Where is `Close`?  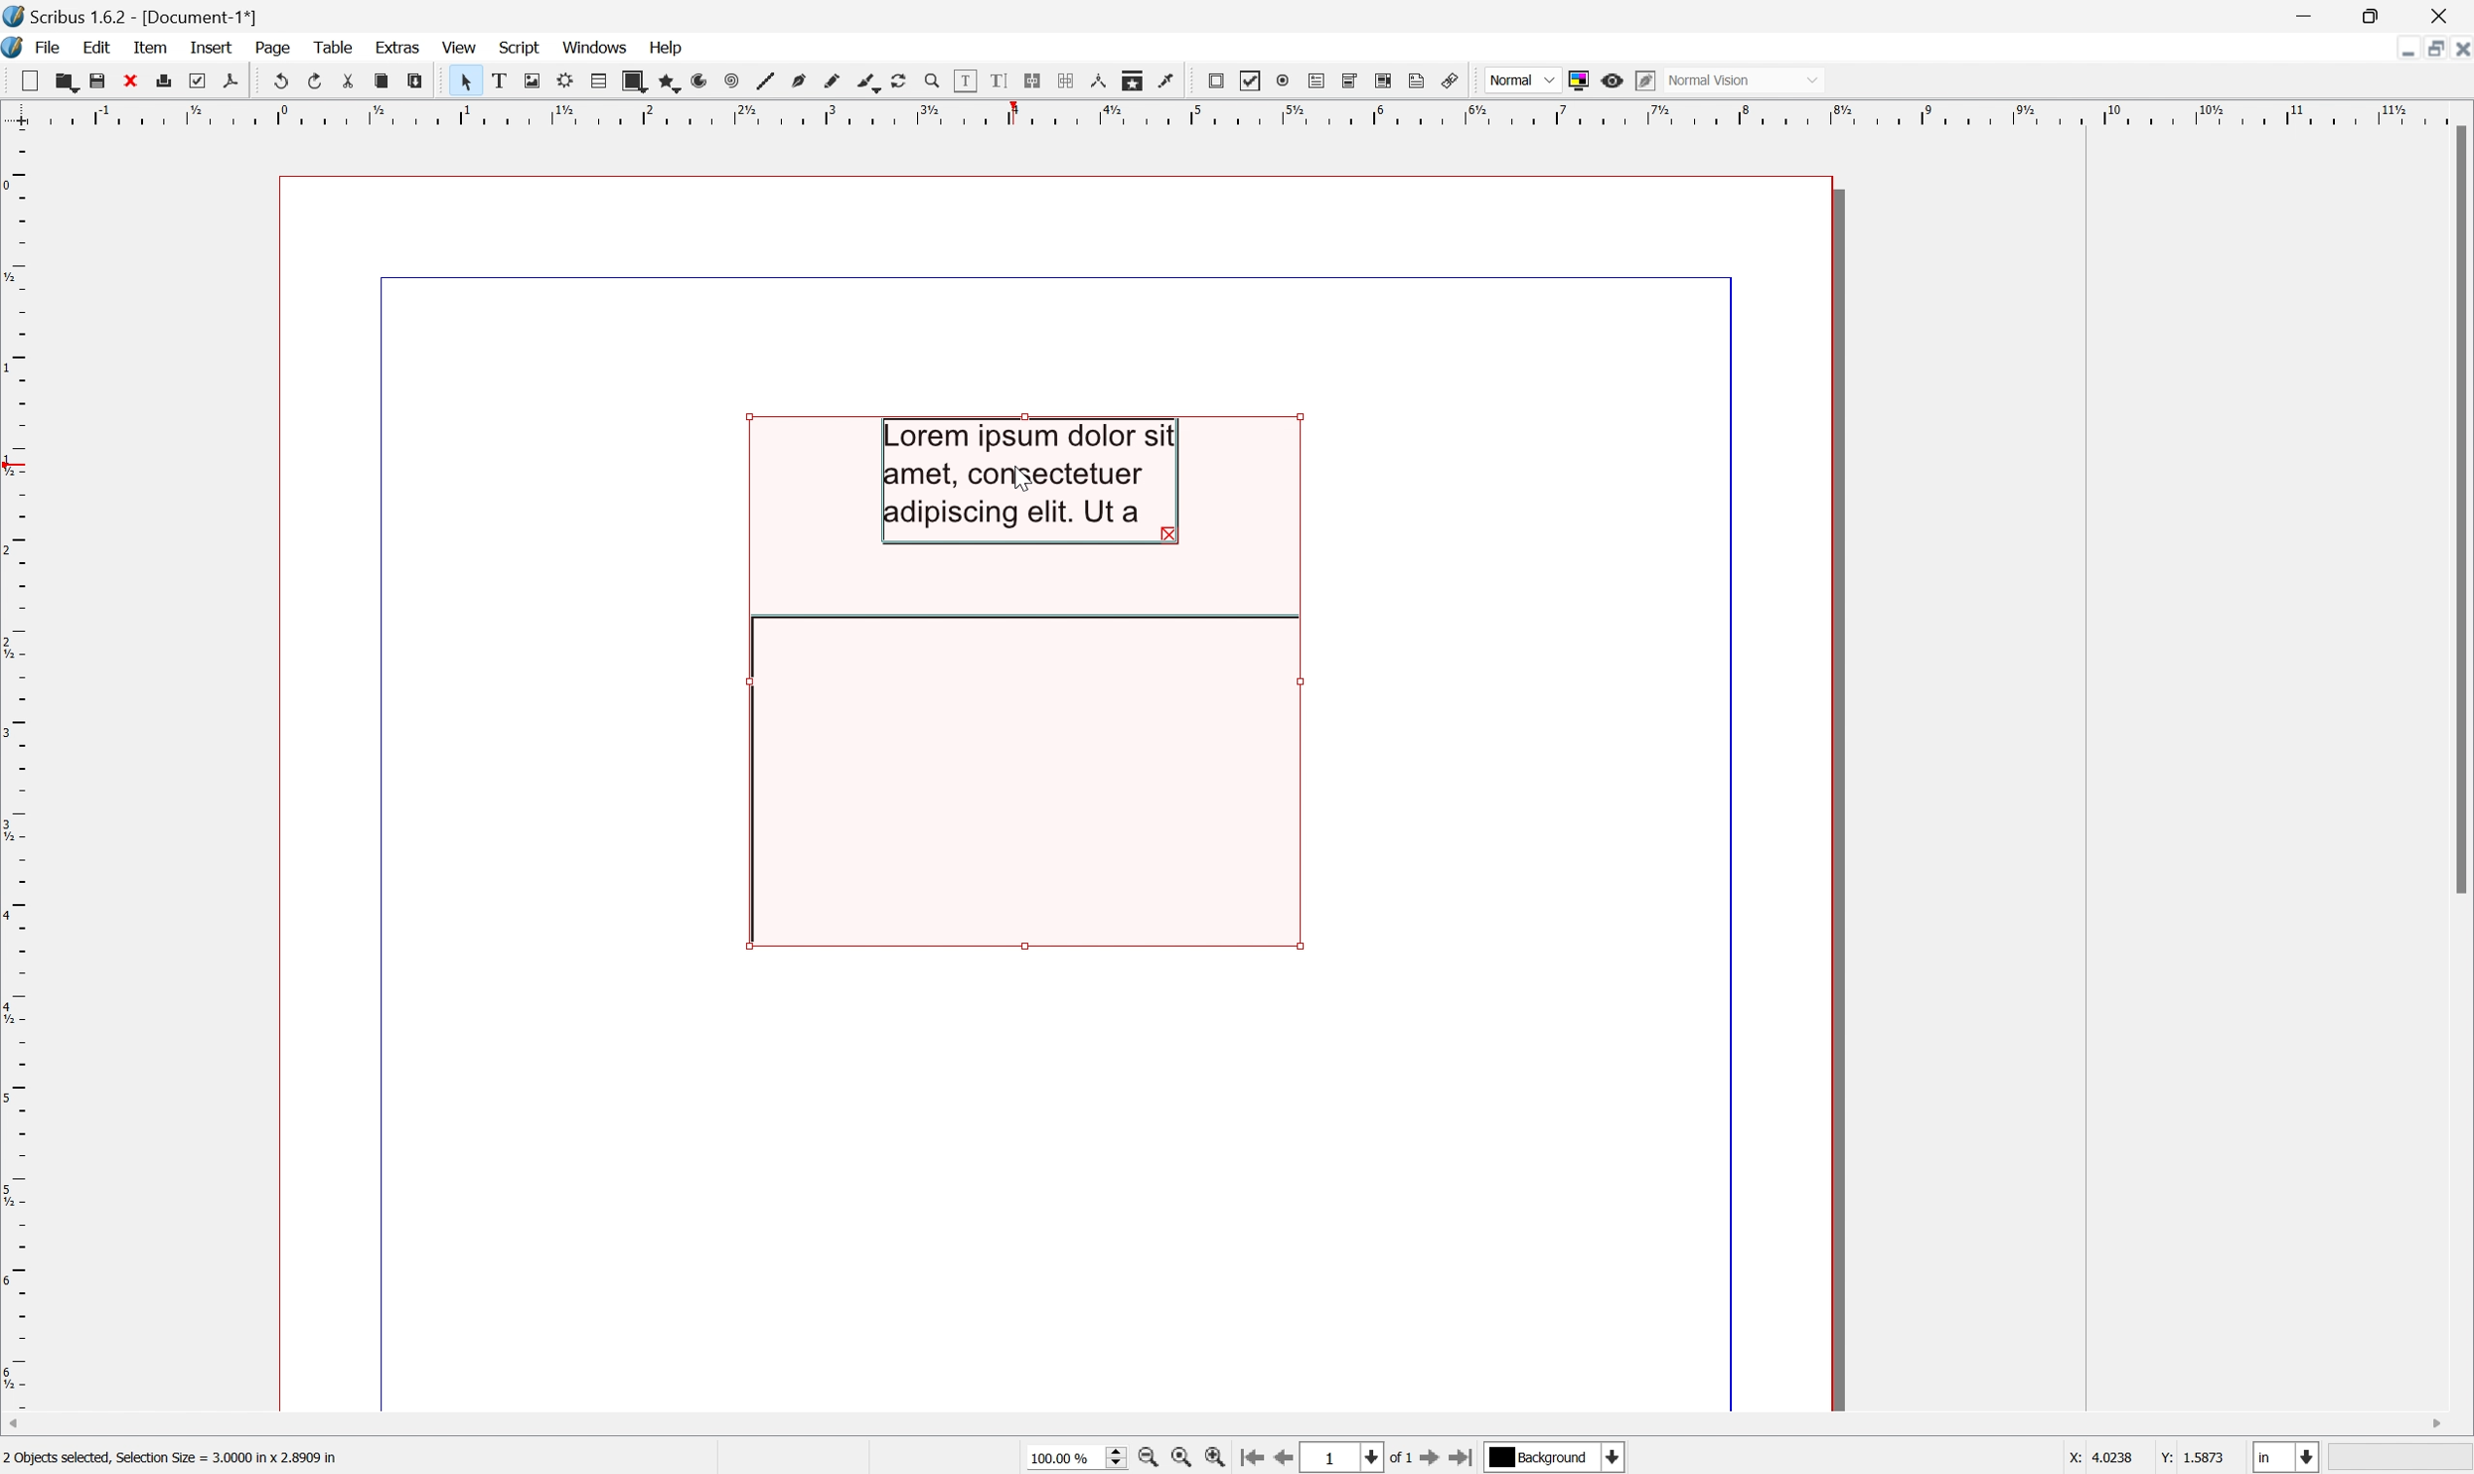 Close is located at coordinates (2443, 14).